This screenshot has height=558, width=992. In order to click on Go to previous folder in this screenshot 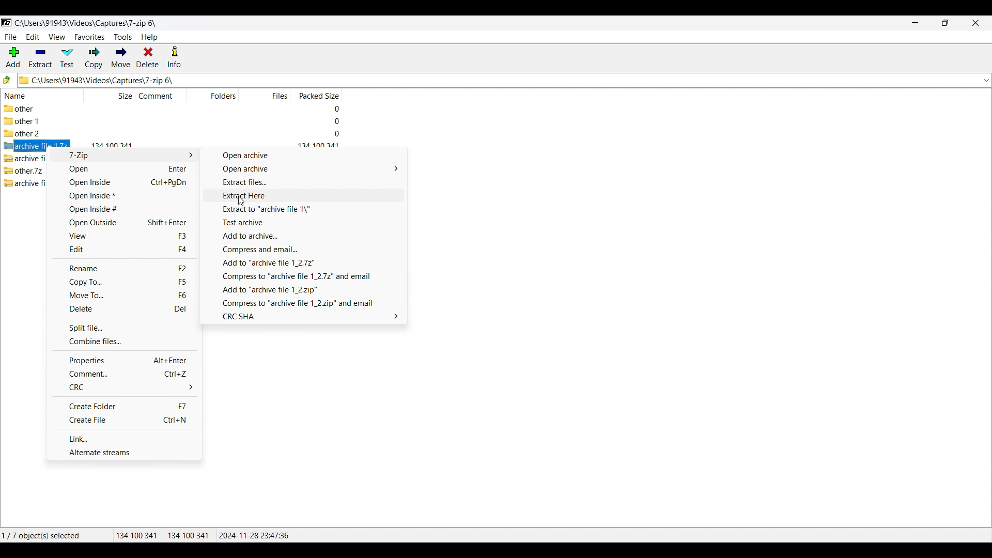, I will do `click(8, 80)`.